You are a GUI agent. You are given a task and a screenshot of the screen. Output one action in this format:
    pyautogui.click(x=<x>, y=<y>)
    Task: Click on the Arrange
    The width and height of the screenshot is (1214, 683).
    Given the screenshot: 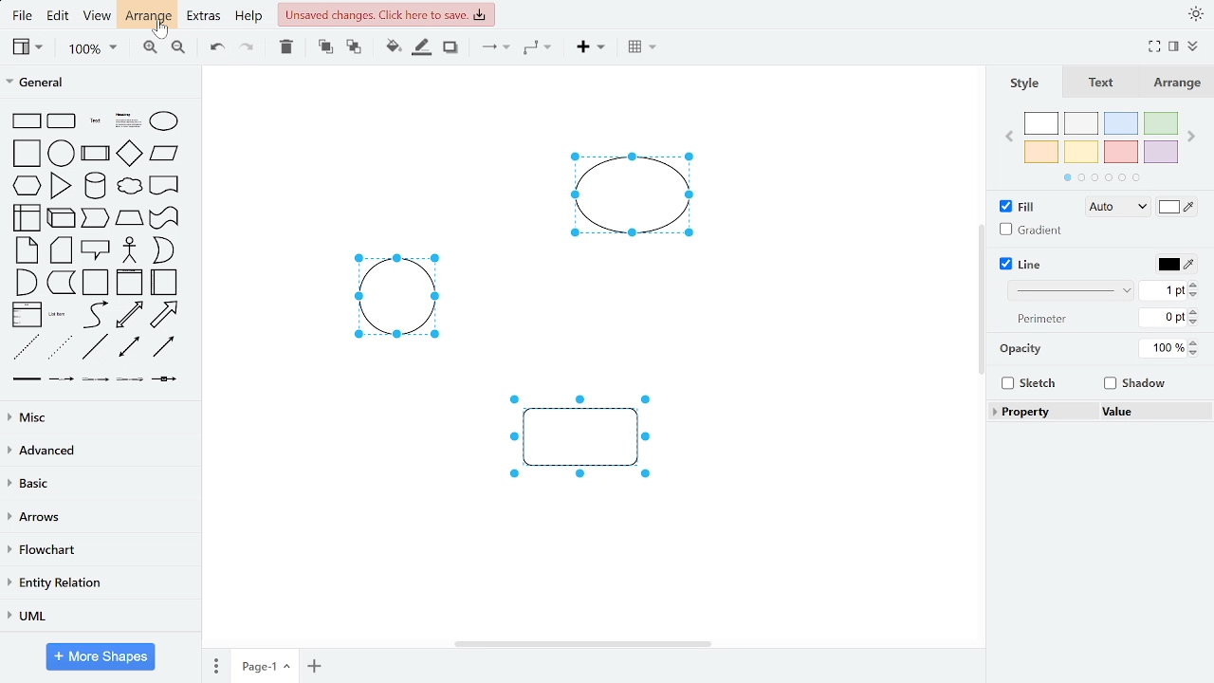 What is the action you would take?
    pyautogui.click(x=1173, y=82)
    